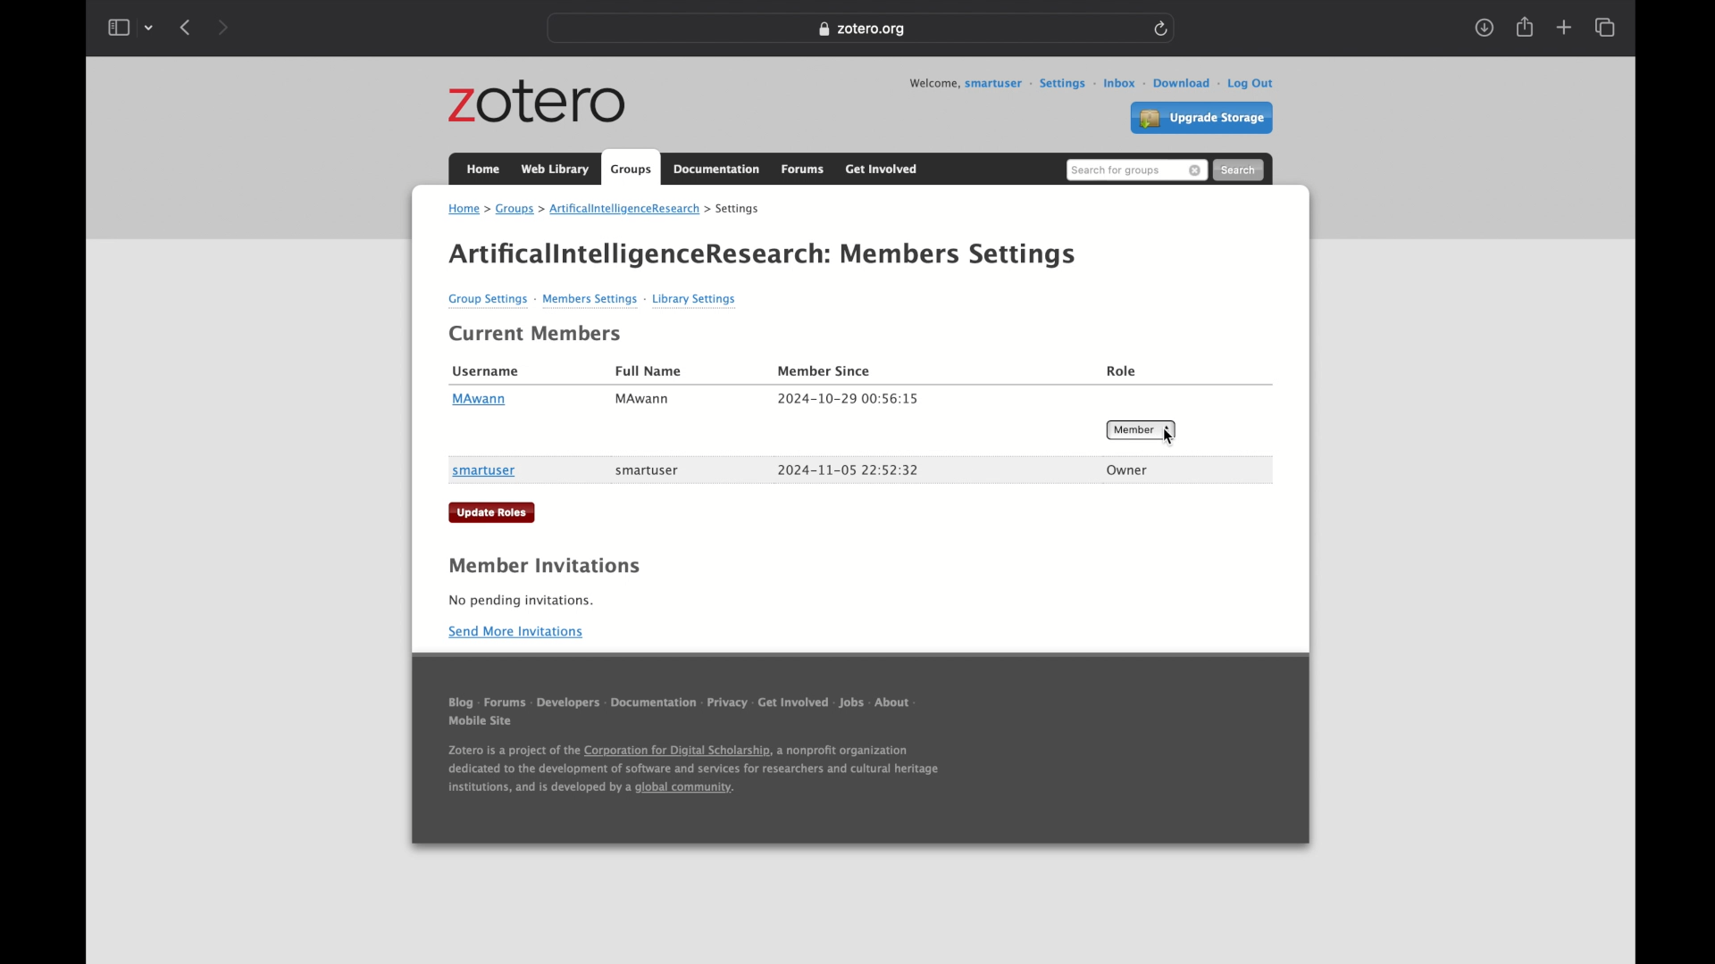 The width and height of the screenshot is (1715, 964). I want to click on forums, so click(804, 170).